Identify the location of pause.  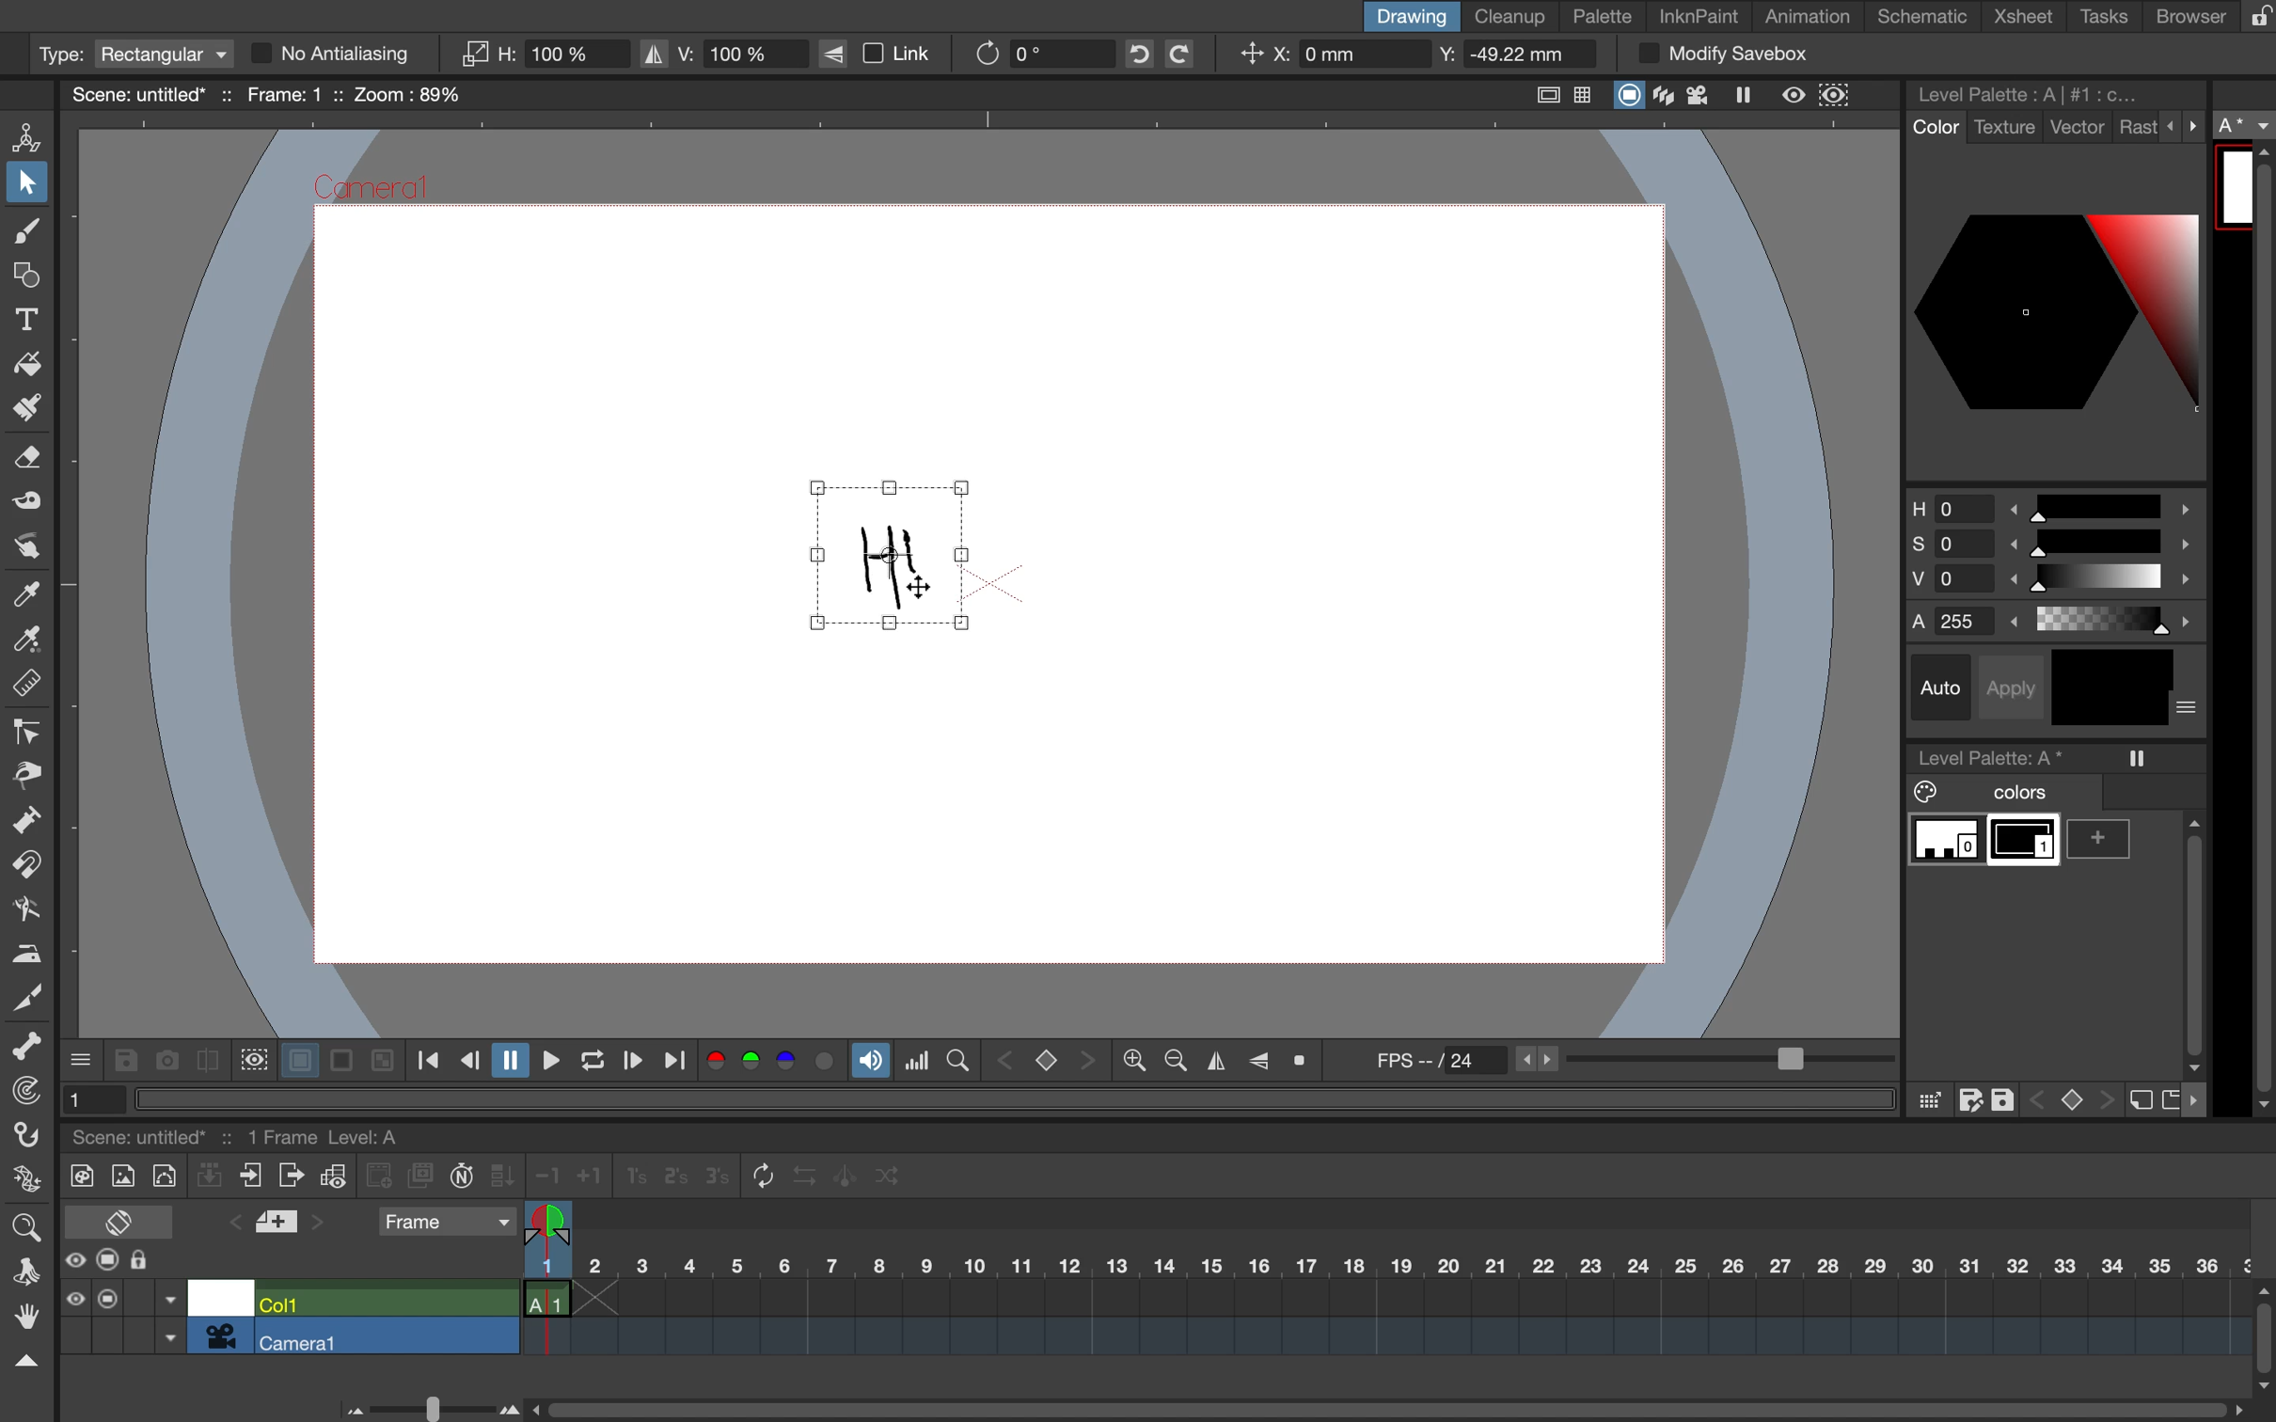
(507, 1061).